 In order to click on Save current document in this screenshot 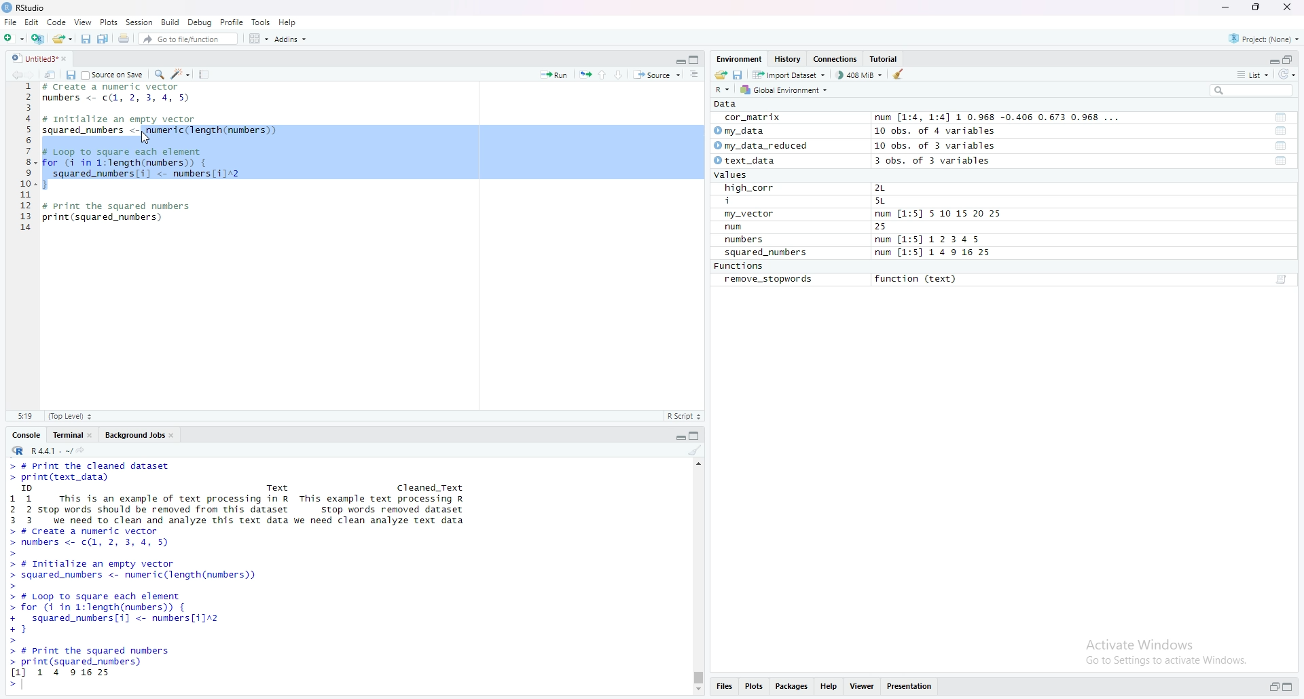, I will do `click(86, 37)`.